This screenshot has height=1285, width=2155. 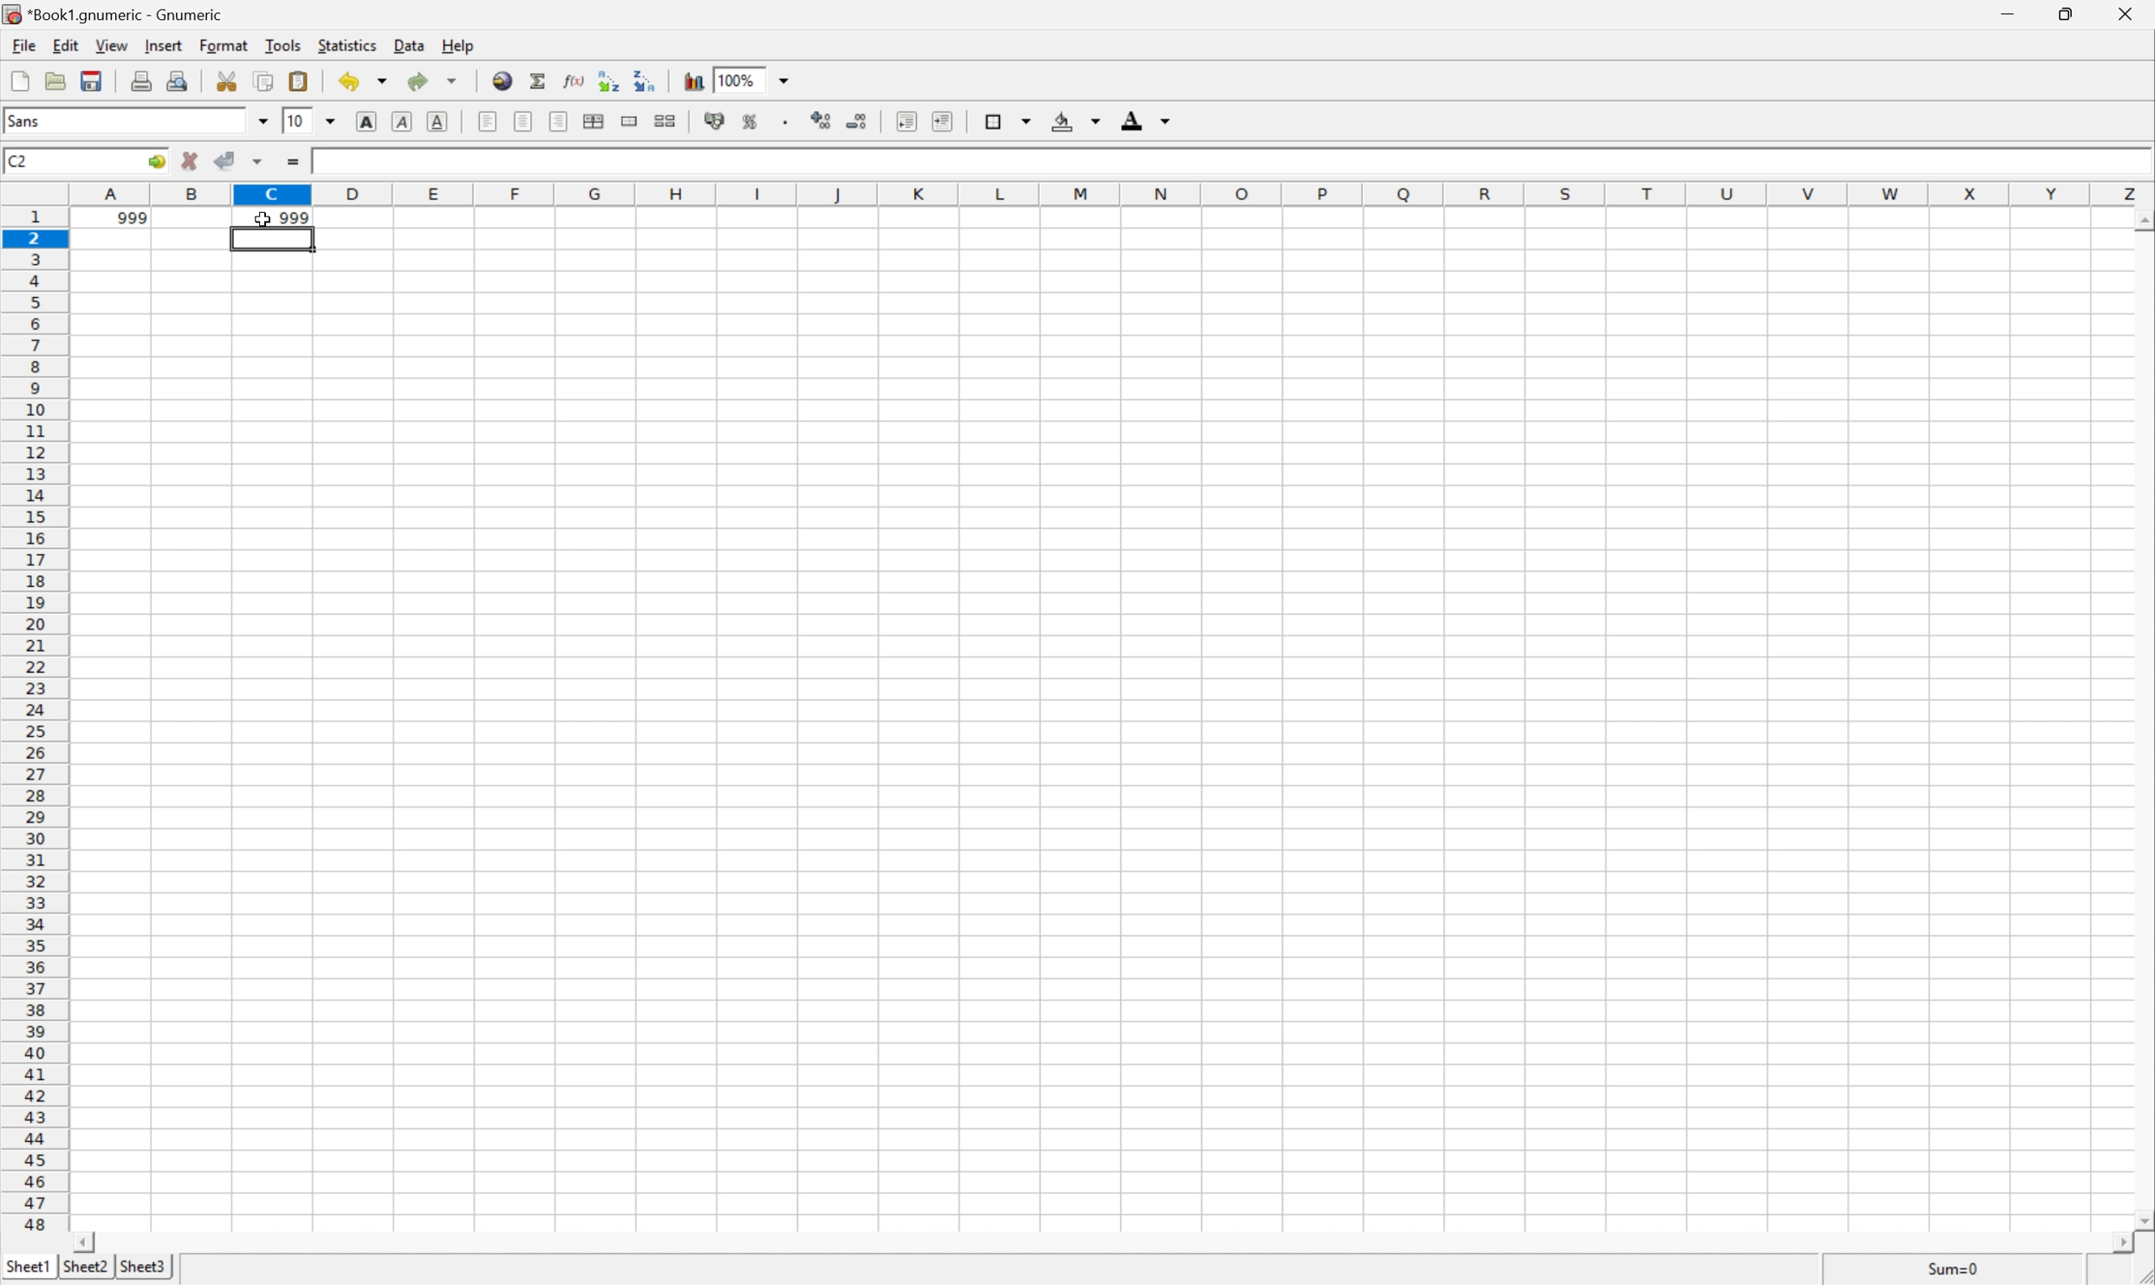 I want to click on split merged ranges of cells, so click(x=667, y=121).